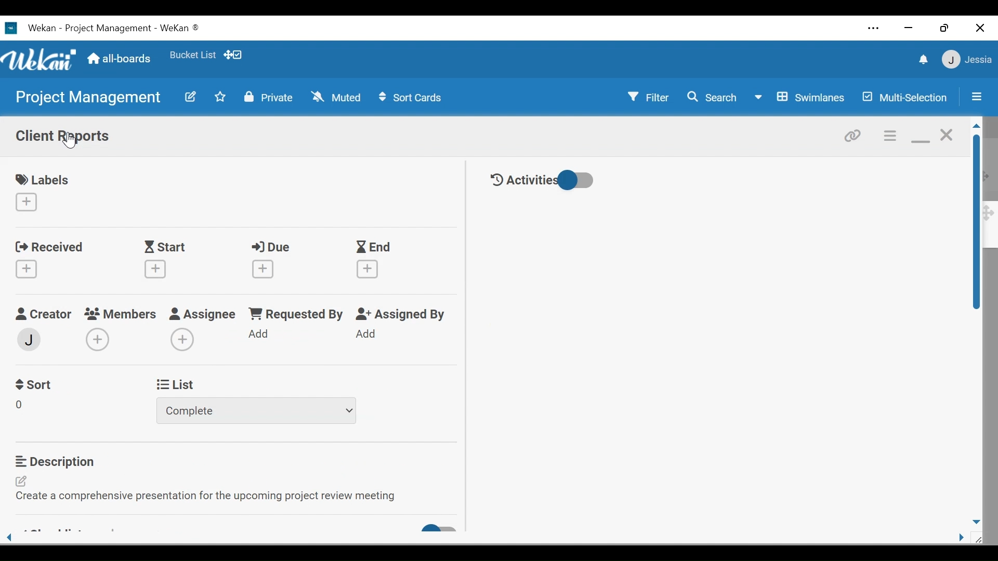 This screenshot has width=998, height=561. Describe the element at coordinates (269, 97) in the screenshot. I see `Private` at that location.